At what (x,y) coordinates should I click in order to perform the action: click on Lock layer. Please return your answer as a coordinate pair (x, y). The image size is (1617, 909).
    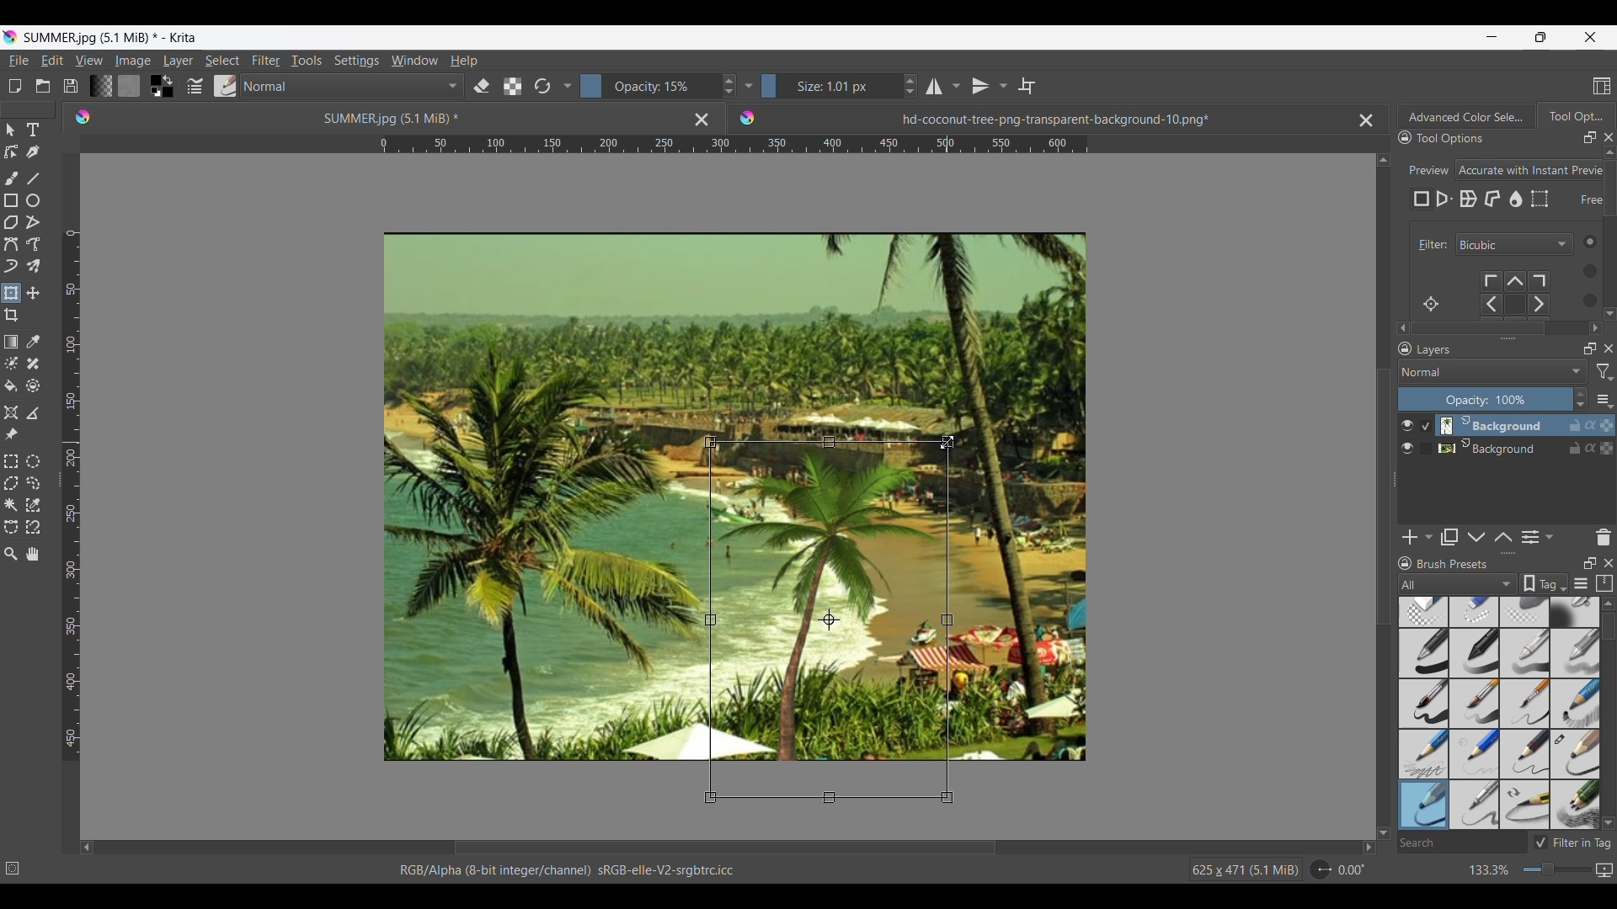
    Looking at the image, I should click on (1575, 448).